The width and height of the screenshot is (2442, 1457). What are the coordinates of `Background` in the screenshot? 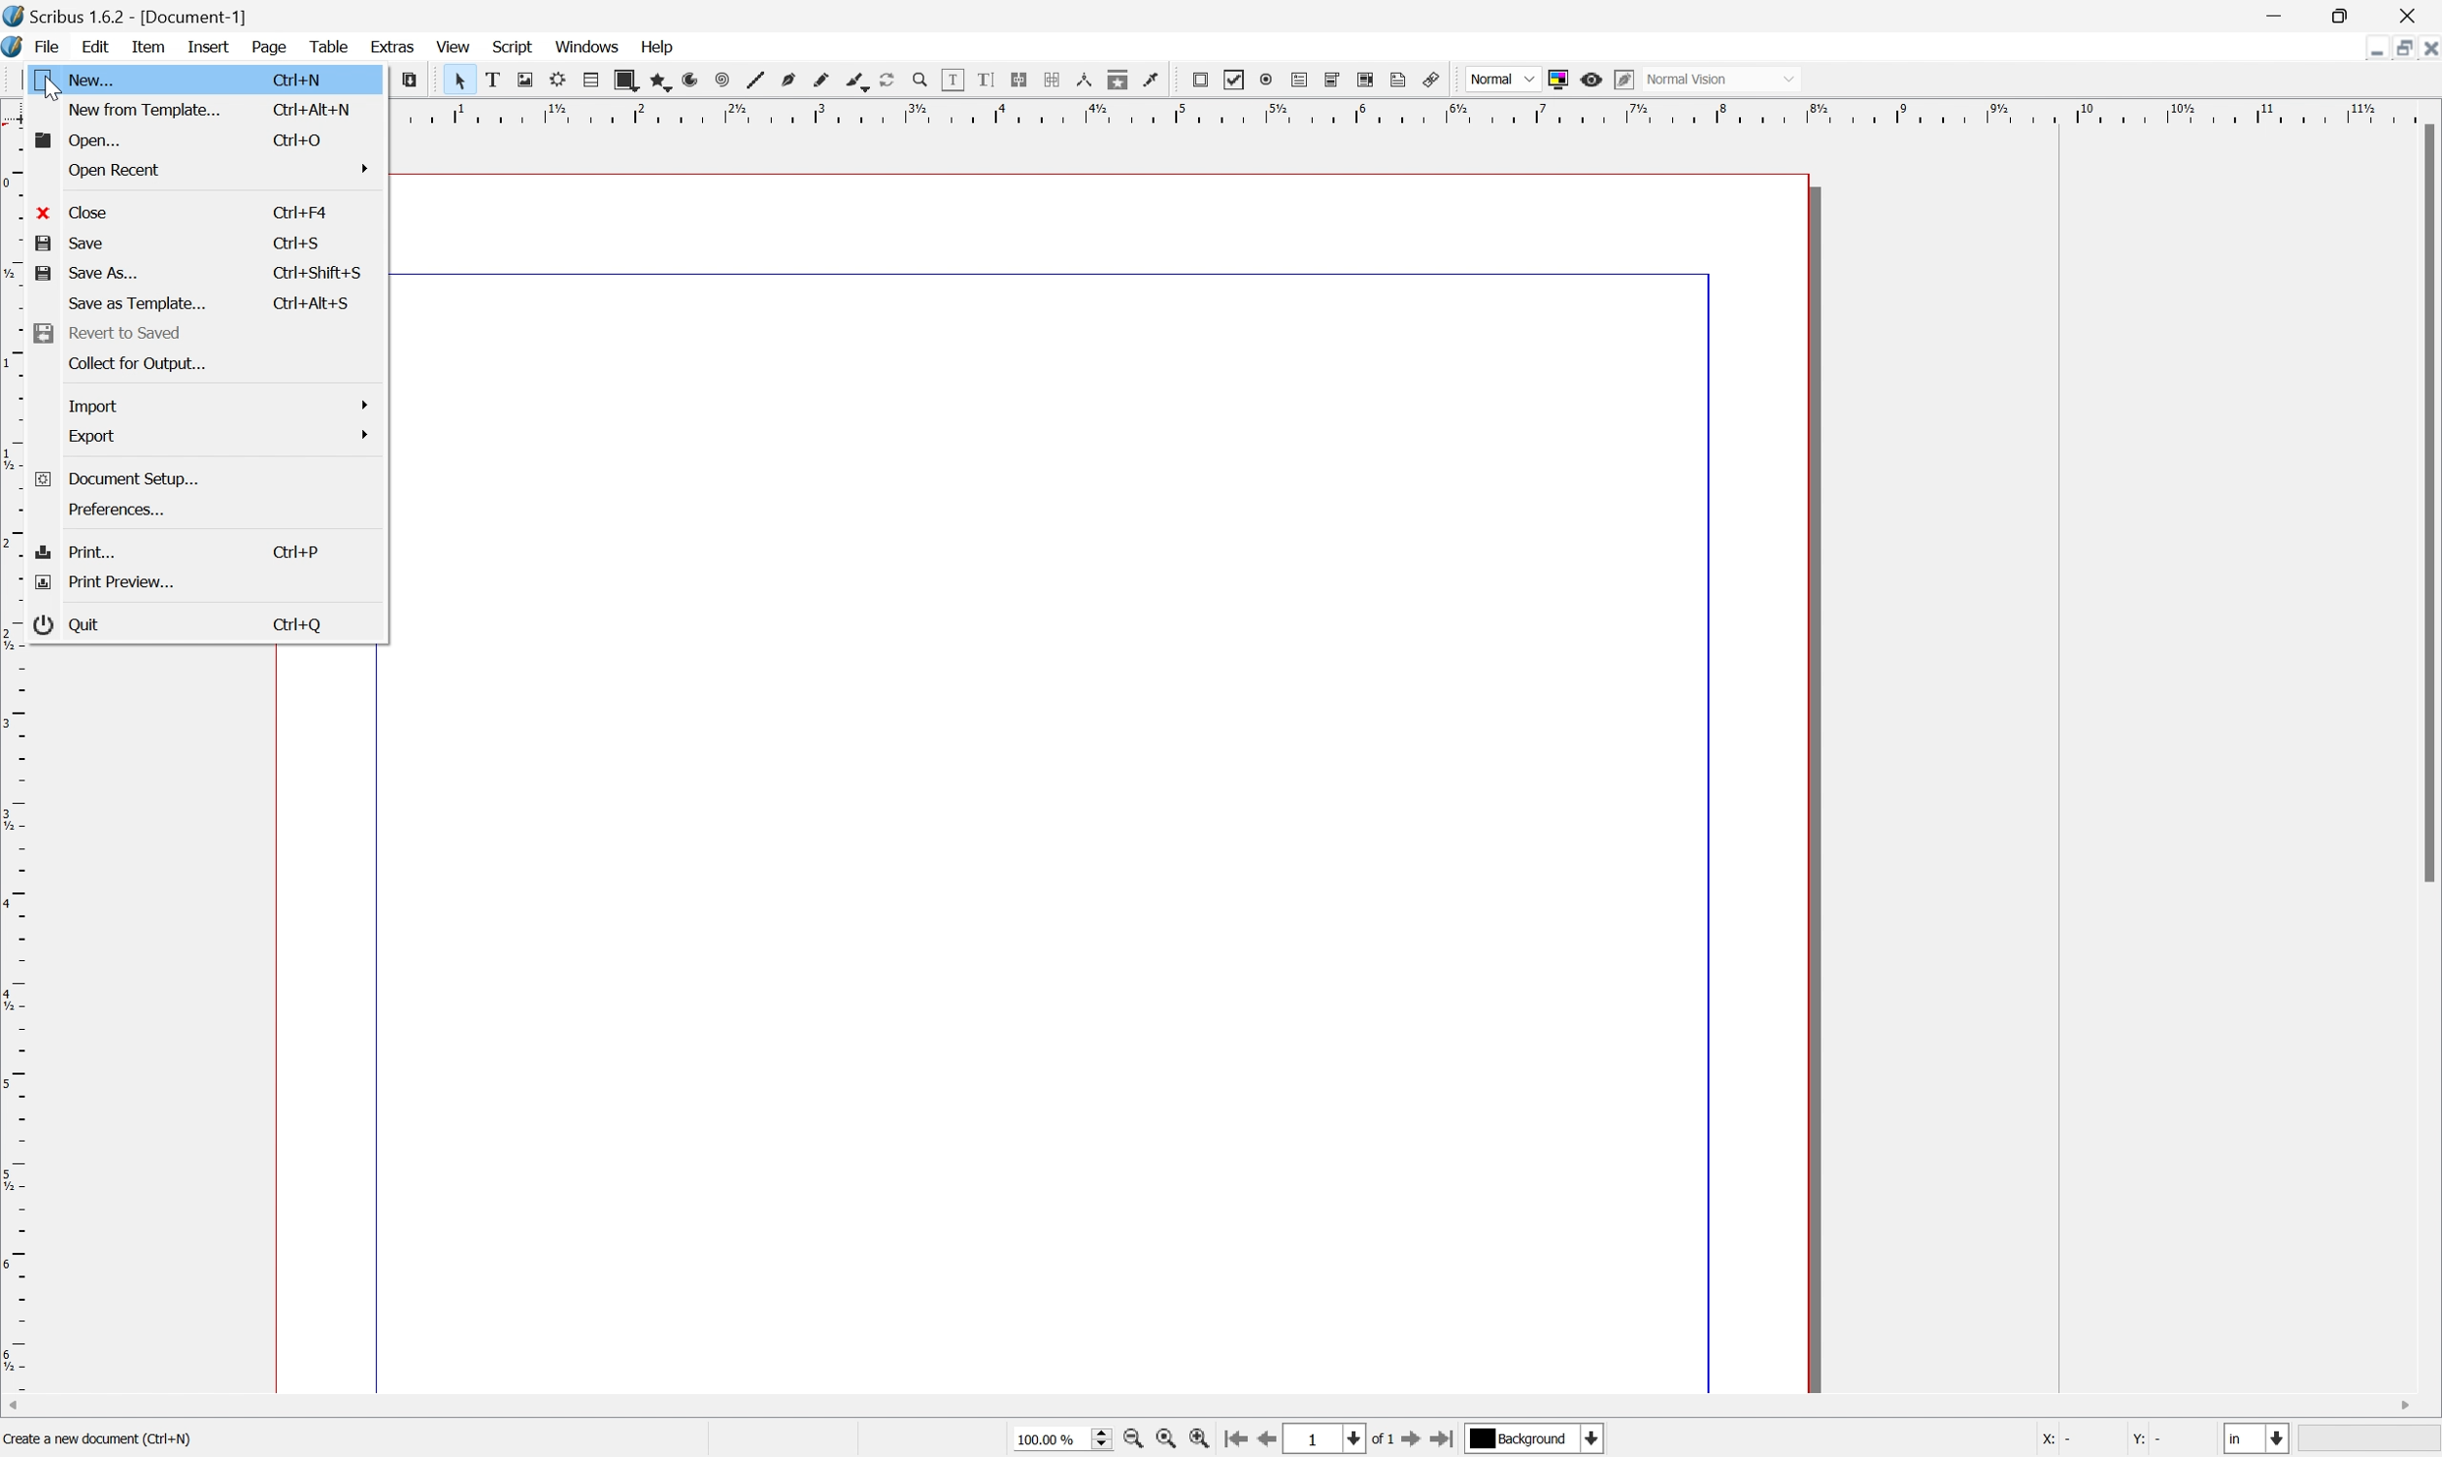 It's located at (1536, 1439).